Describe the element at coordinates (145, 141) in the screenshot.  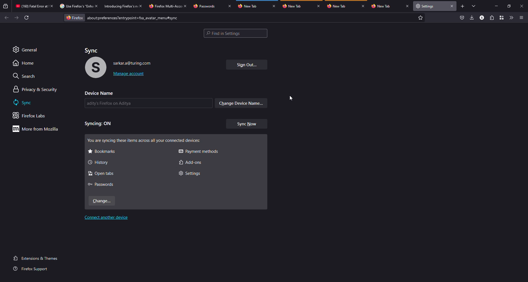
I see `syncing all these` at that location.